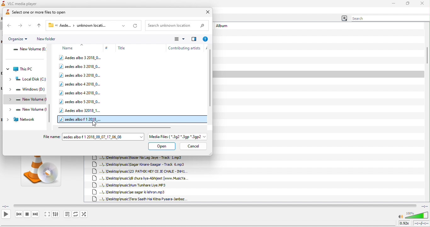  What do you see at coordinates (206, 39) in the screenshot?
I see `help` at bounding box center [206, 39].